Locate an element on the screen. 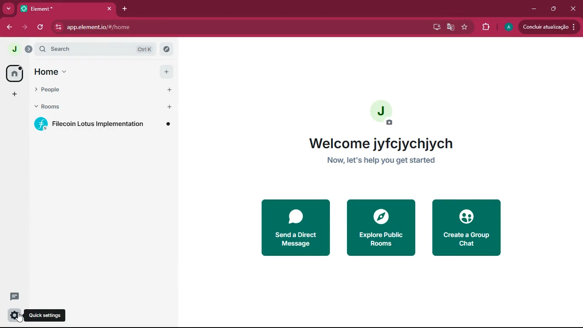 This screenshot has width=583, height=328. desktop is located at coordinates (433, 27).